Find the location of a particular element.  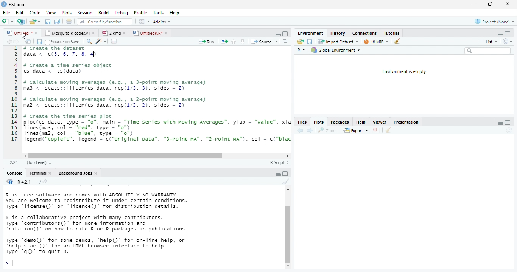

save is located at coordinates (39, 42).